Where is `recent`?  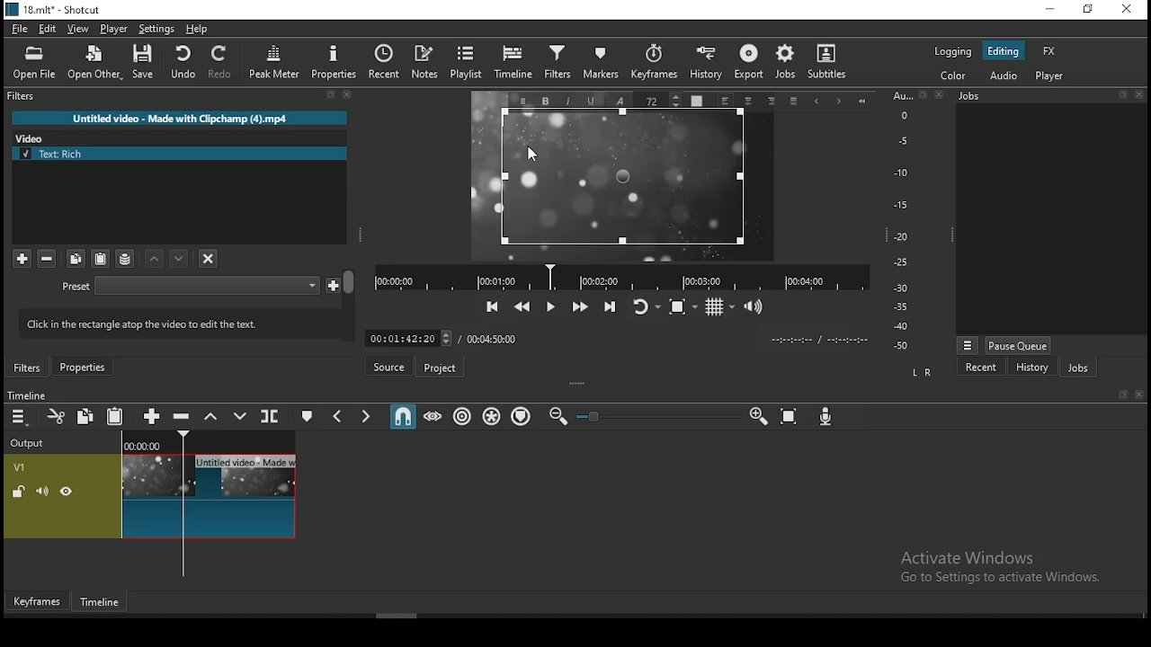 recent is located at coordinates (982, 367).